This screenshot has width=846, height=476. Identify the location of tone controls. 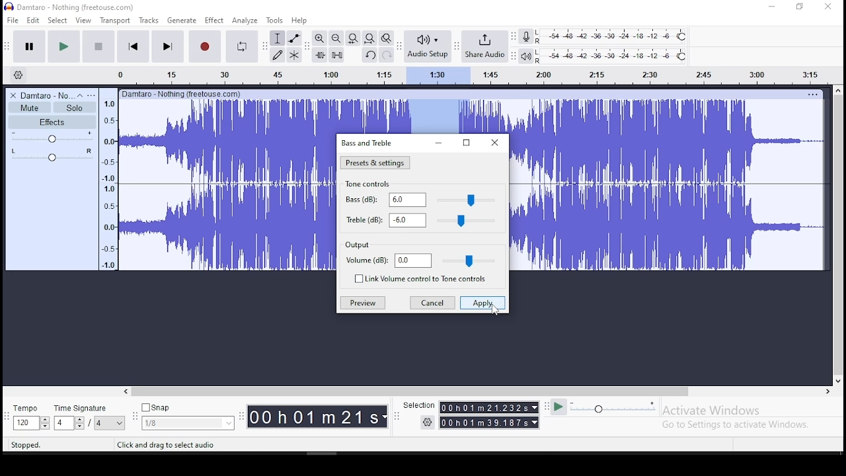
(370, 184).